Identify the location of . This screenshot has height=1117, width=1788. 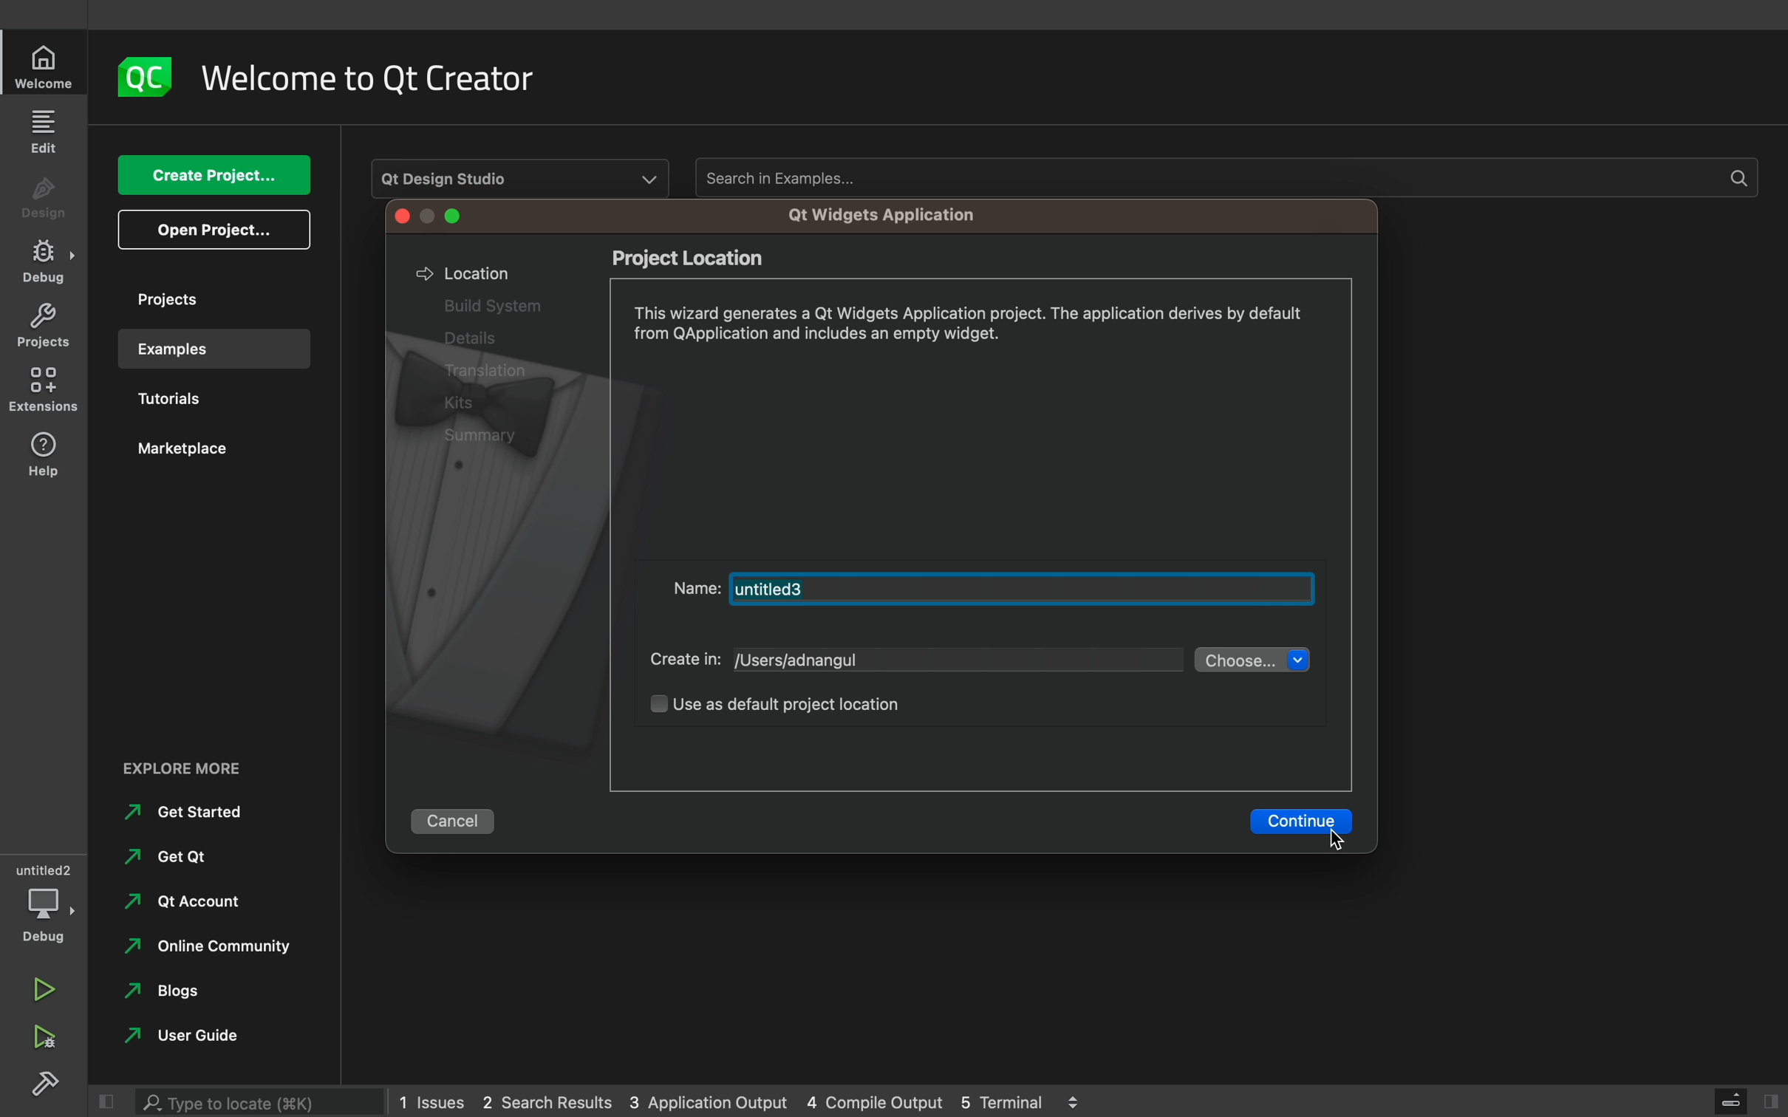
(185, 813).